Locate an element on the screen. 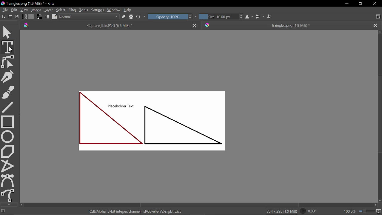 This screenshot has width=382, height=215. Line tool is located at coordinates (7, 107).